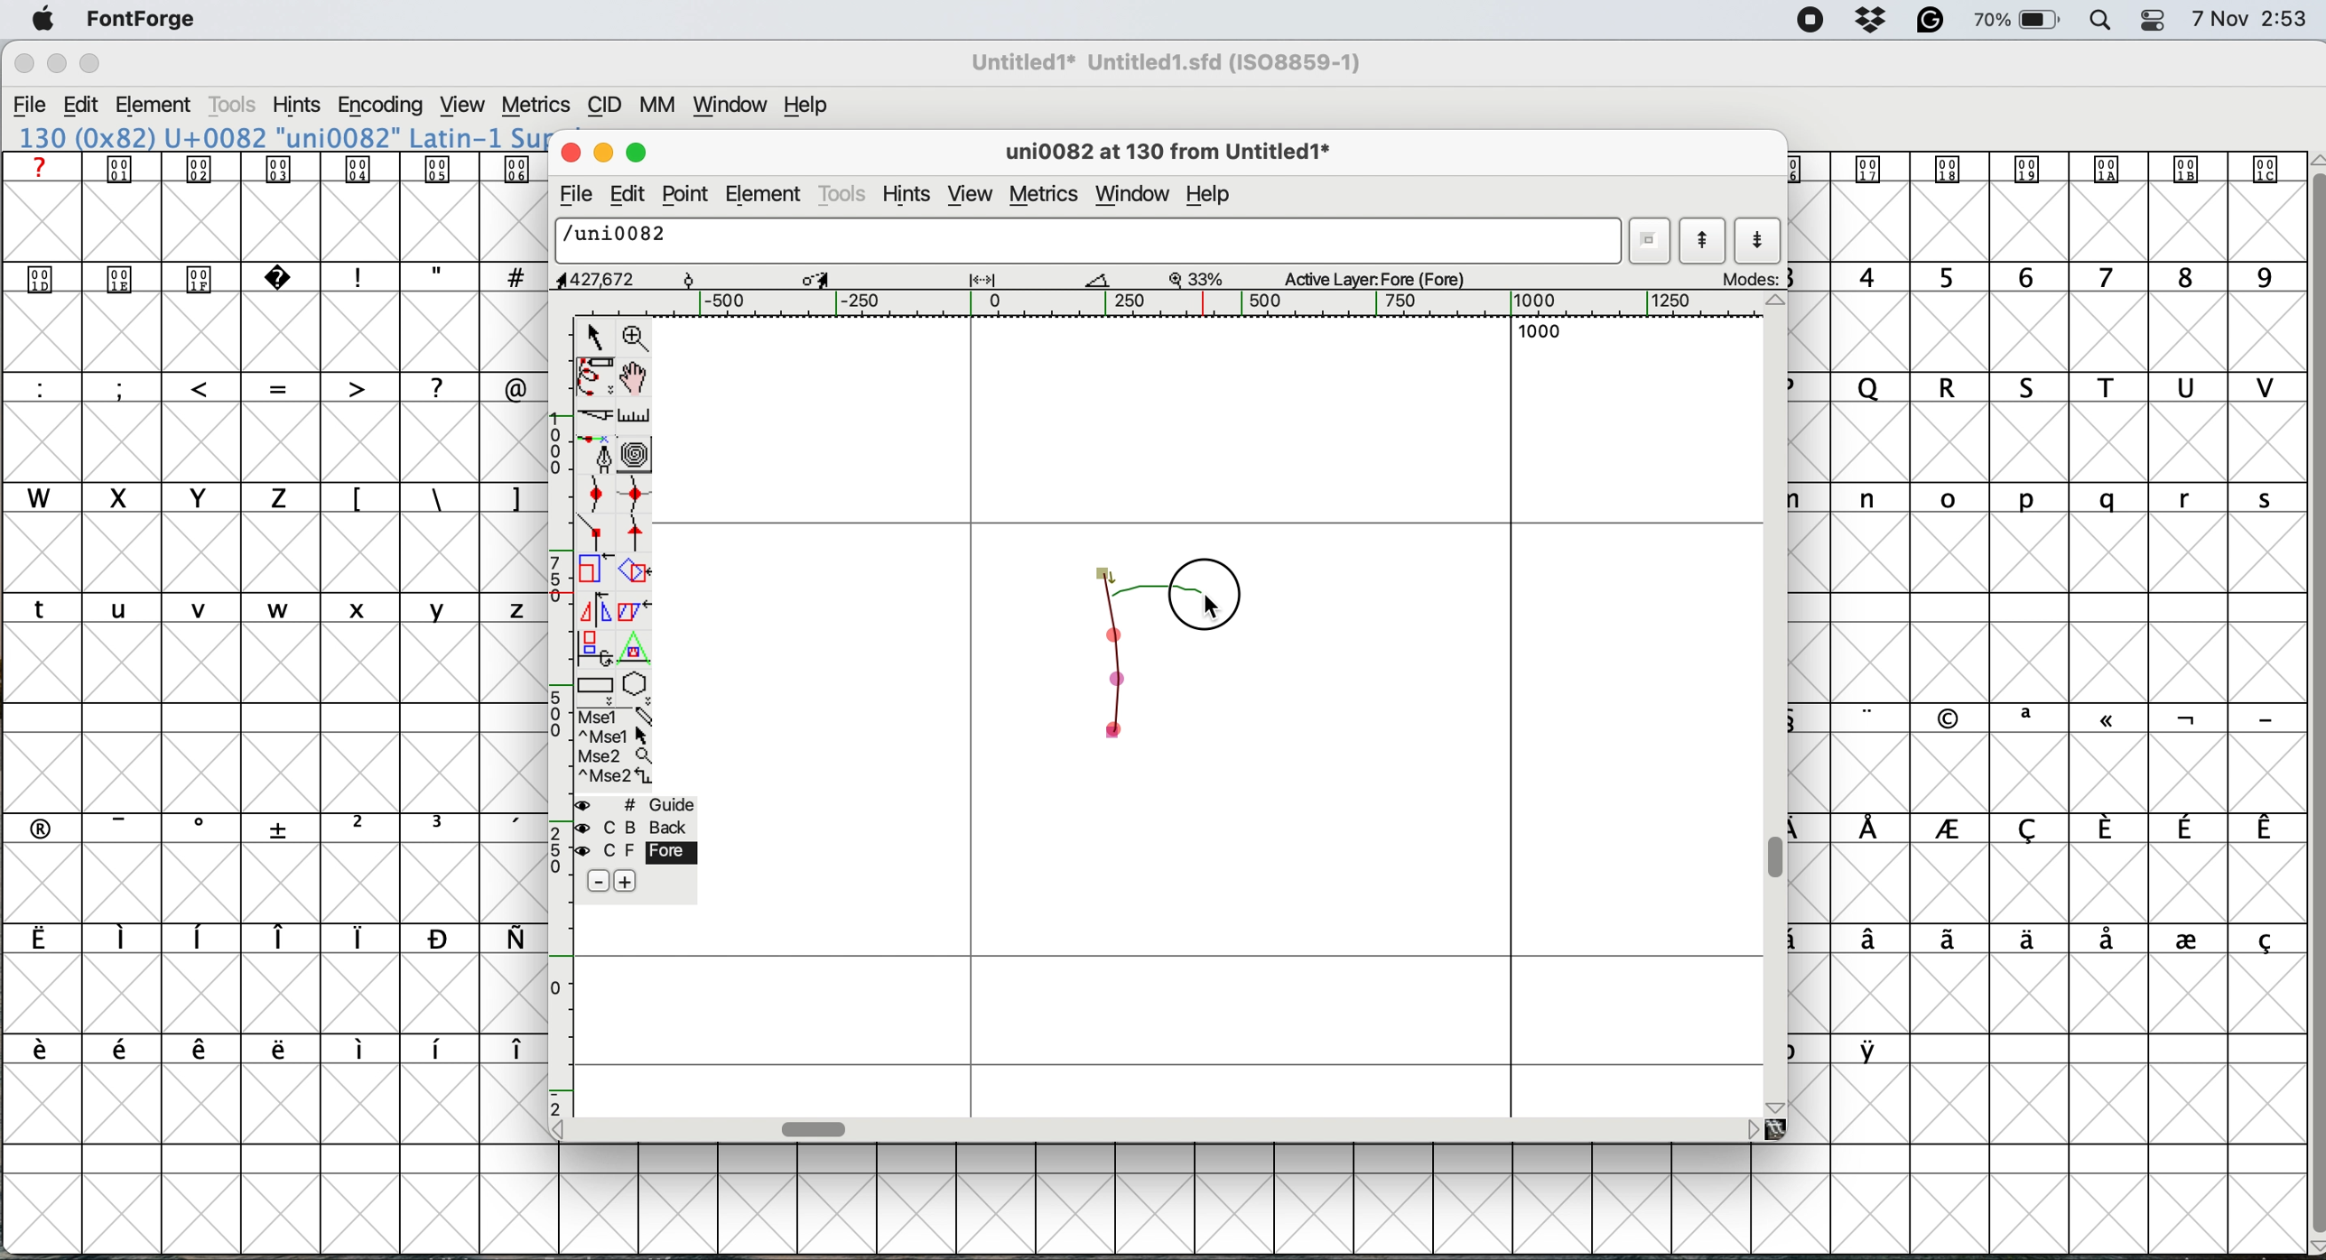 This screenshot has width=2326, height=1260. What do you see at coordinates (1212, 598) in the screenshot?
I see `cursor` at bounding box center [1212, 598].